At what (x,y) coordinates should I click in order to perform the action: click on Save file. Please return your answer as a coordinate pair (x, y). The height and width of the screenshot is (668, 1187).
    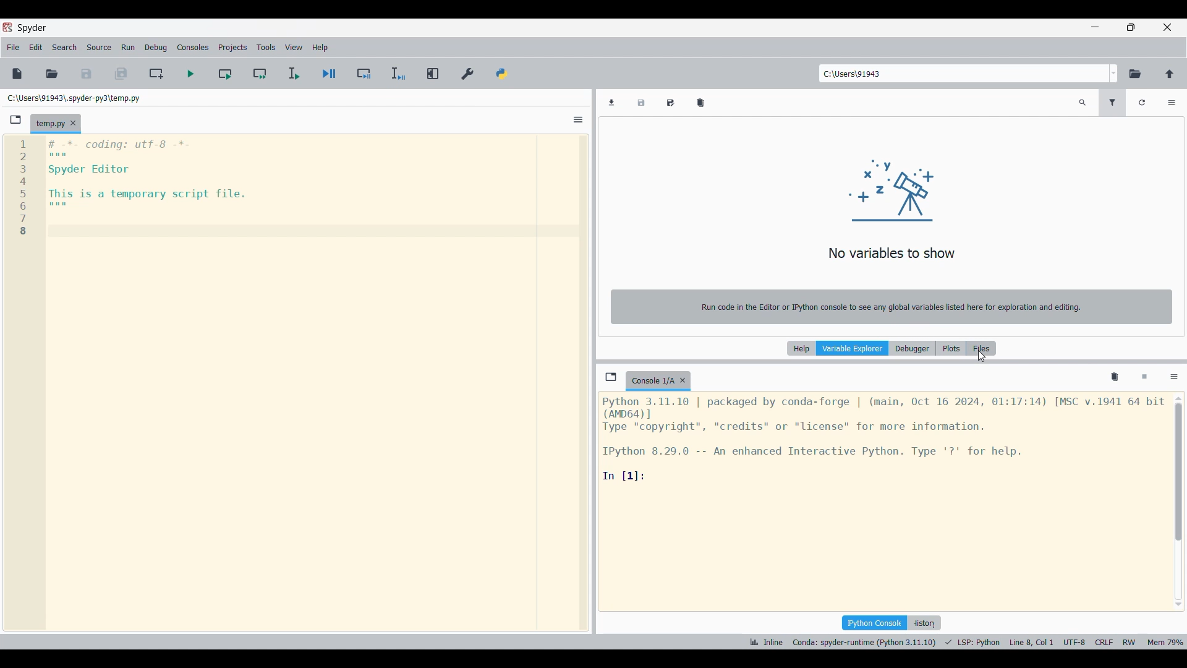
    Looking at the image, I should click on (87, 74).